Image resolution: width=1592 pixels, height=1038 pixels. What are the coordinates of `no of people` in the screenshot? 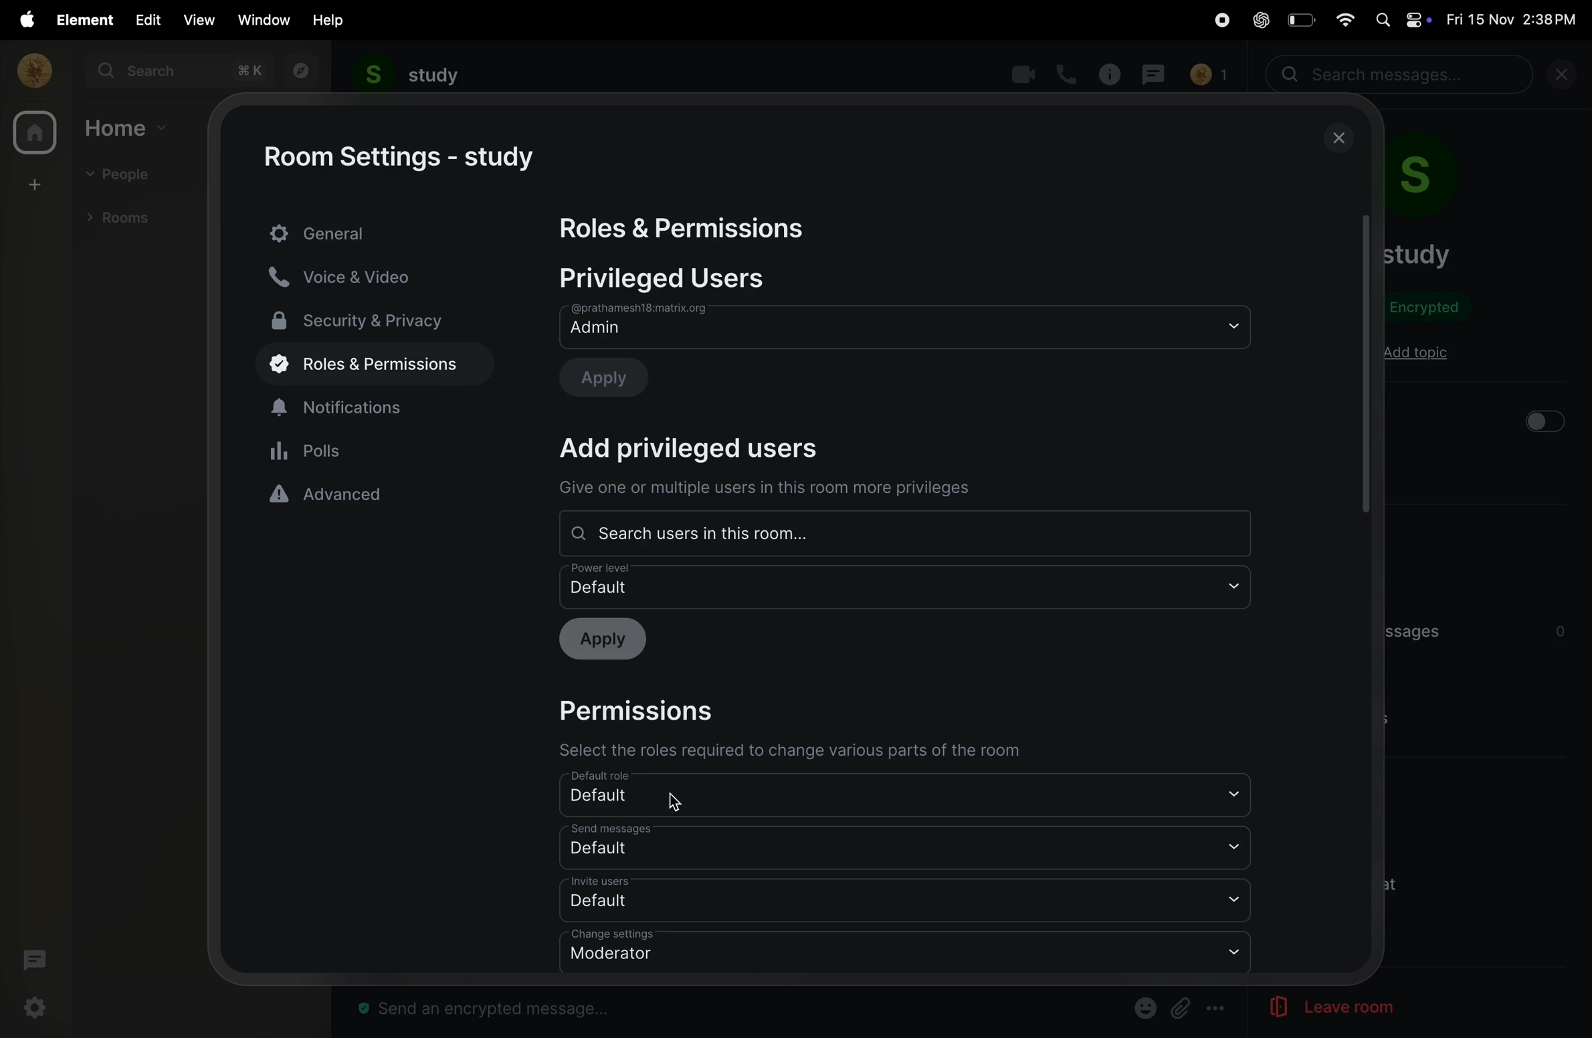 It's located at (1208, 75).